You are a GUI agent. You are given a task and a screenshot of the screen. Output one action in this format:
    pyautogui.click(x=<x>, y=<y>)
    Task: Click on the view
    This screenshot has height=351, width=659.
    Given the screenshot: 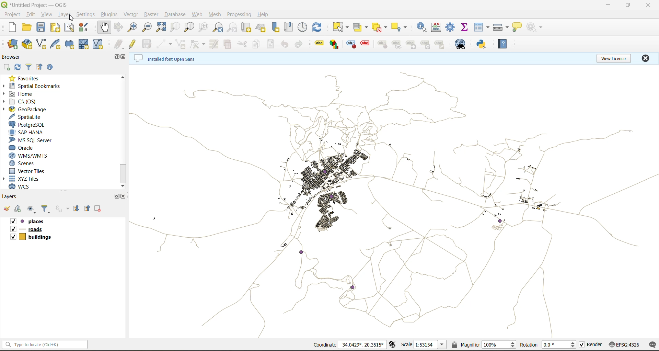 What is the action you would take?
    pyautogui.click(x=47, y=14)
    